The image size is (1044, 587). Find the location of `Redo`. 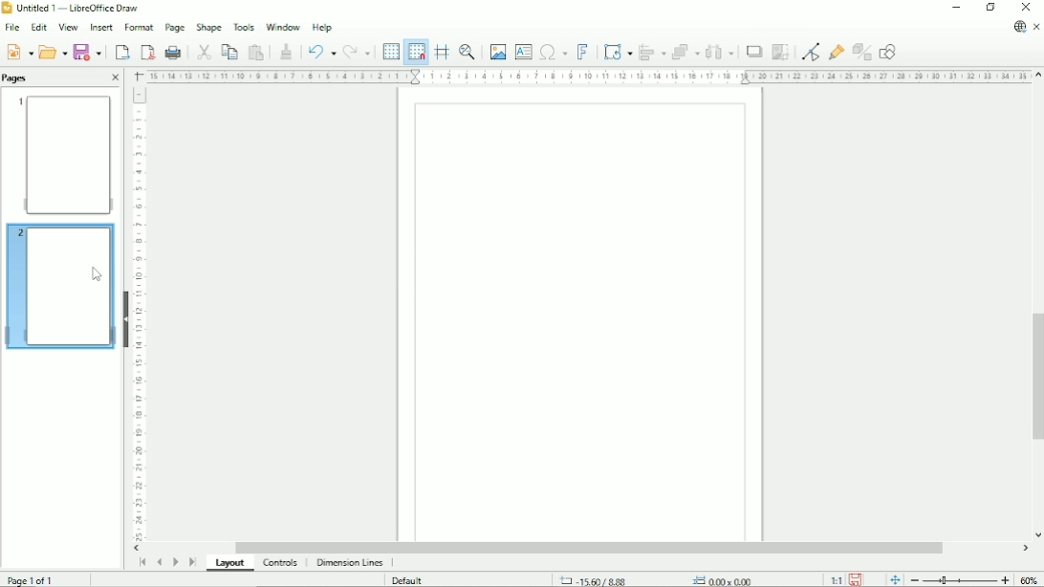

Redo is located at coordinates (357, 53).